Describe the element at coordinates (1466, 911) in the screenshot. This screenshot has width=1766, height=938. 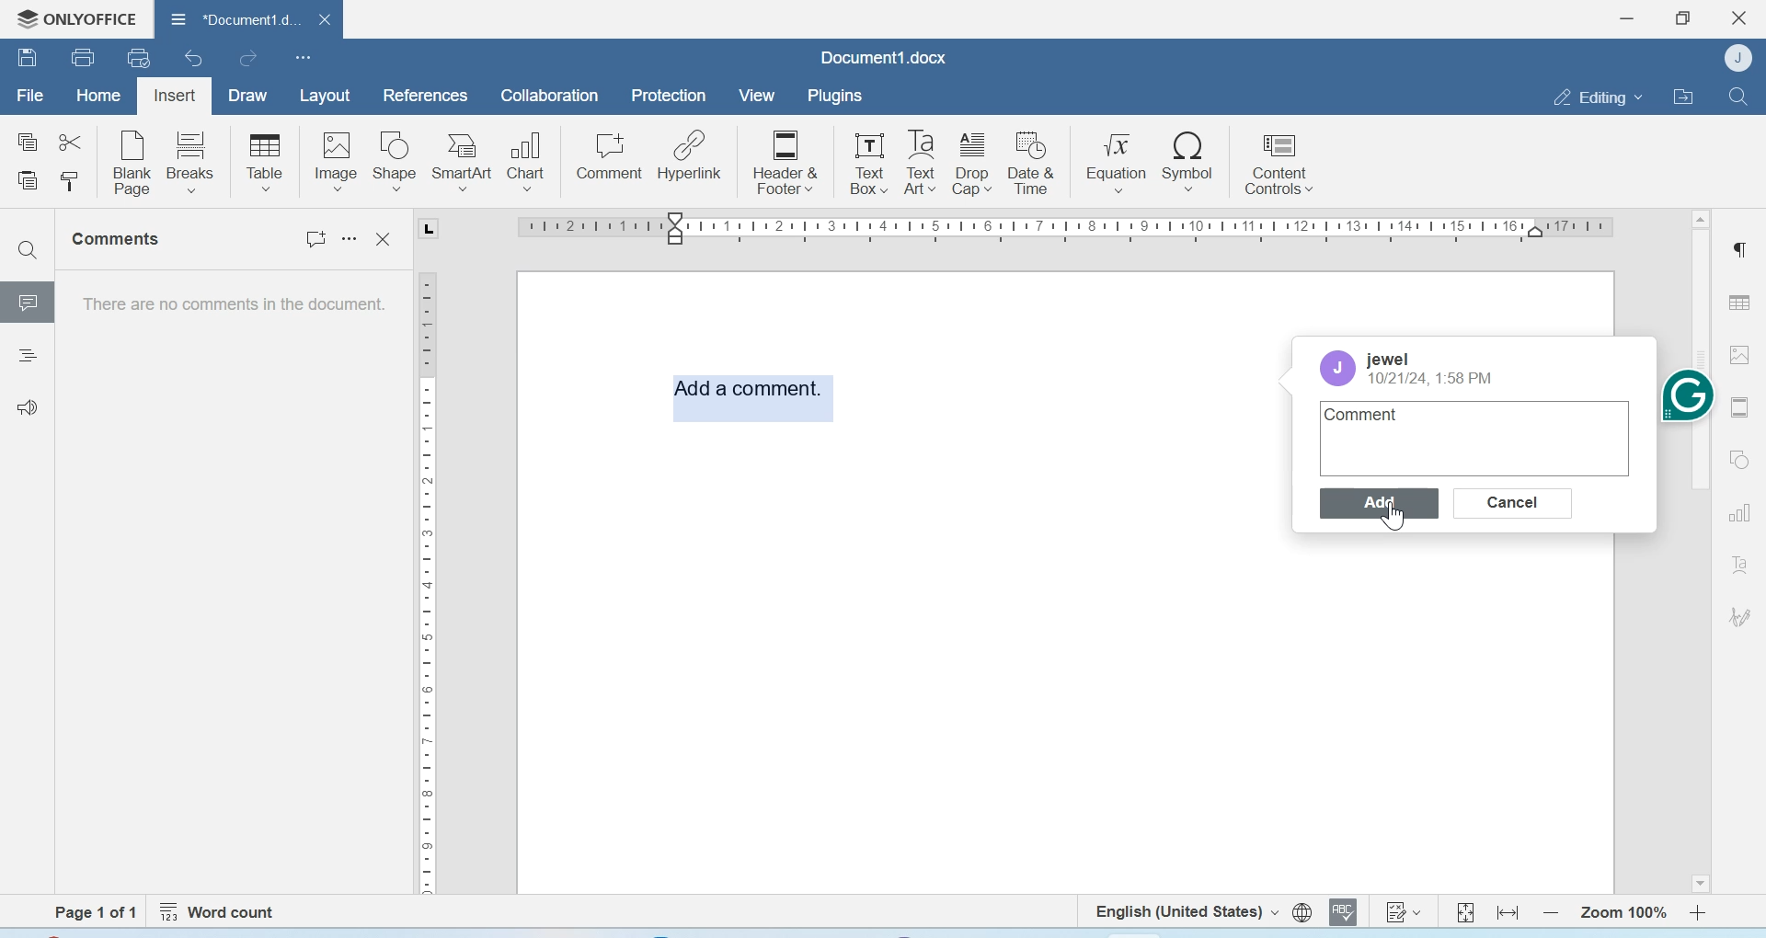
I see `Fit to page` at that location.